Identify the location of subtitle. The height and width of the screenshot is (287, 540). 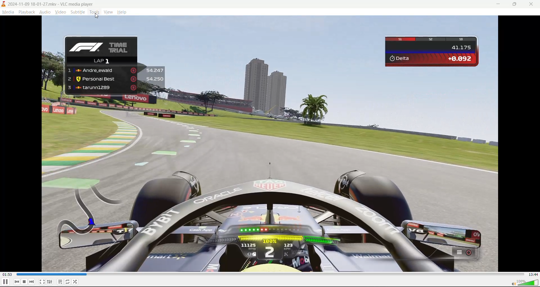
(77, 13).